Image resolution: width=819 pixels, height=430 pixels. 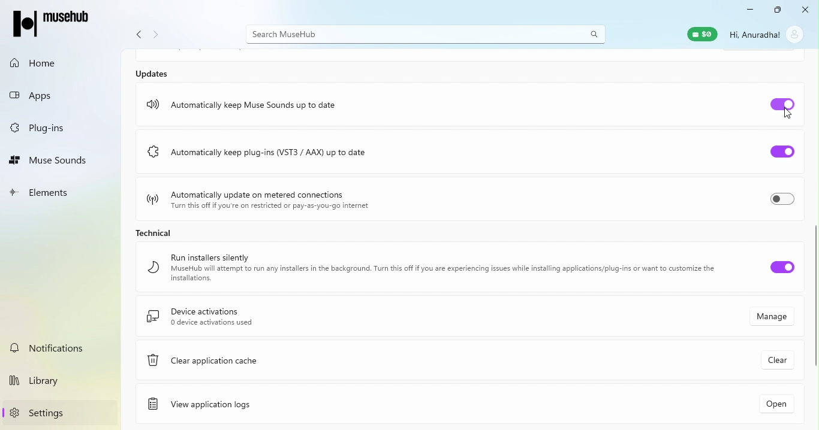 What do you see at coordinates (780, 271) in the screenshot?
I see `Toggle` at bounding box center [780, 271].